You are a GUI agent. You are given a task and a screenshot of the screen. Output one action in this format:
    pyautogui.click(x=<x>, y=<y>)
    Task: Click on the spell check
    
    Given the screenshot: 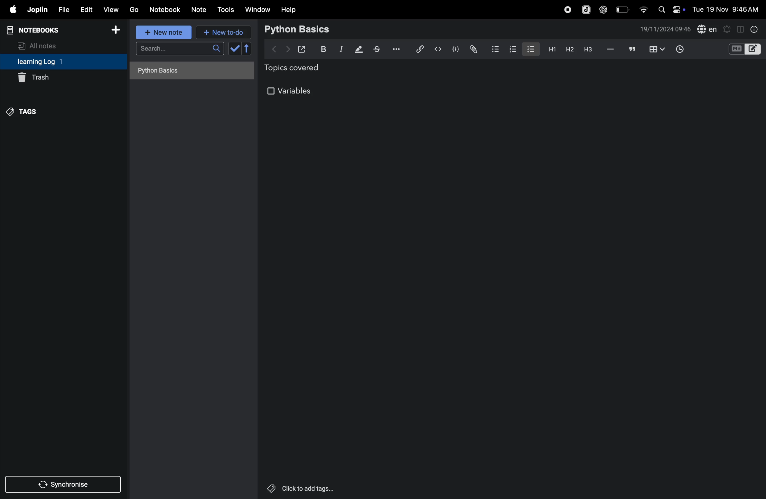 What is the action you would take?
    pyautogui.click(x=707, y=30)
    